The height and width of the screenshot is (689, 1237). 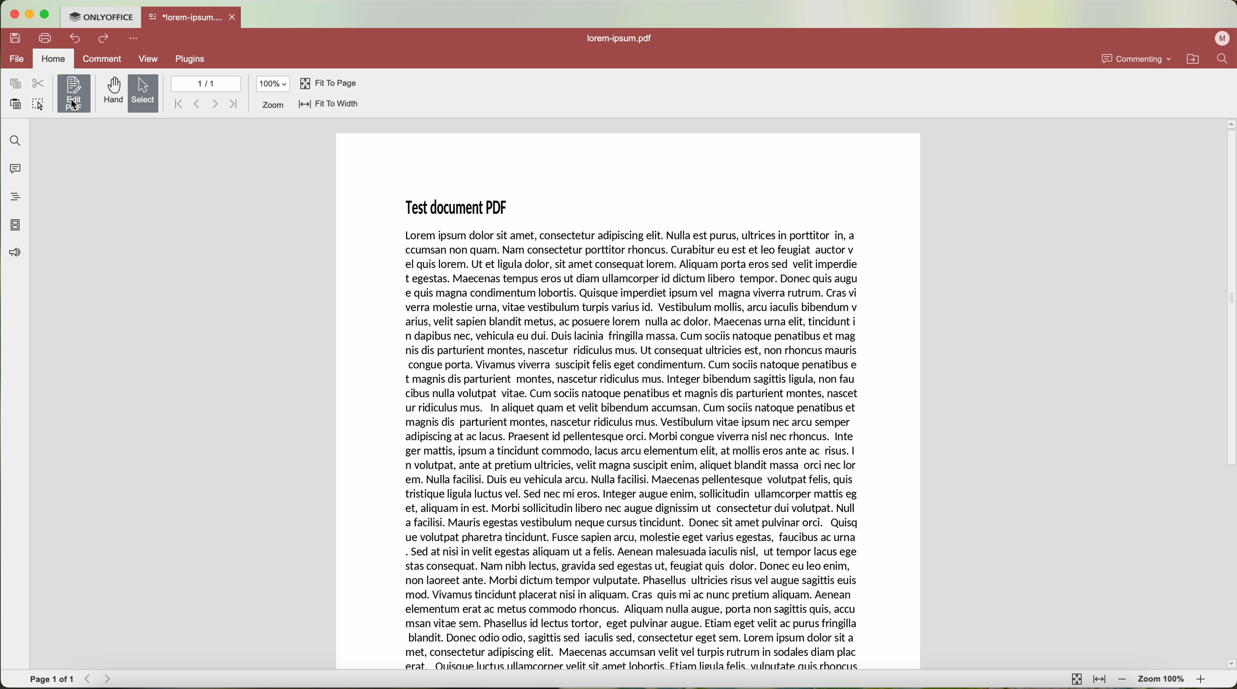 I want to click on copy, so click(x=15, y=84).